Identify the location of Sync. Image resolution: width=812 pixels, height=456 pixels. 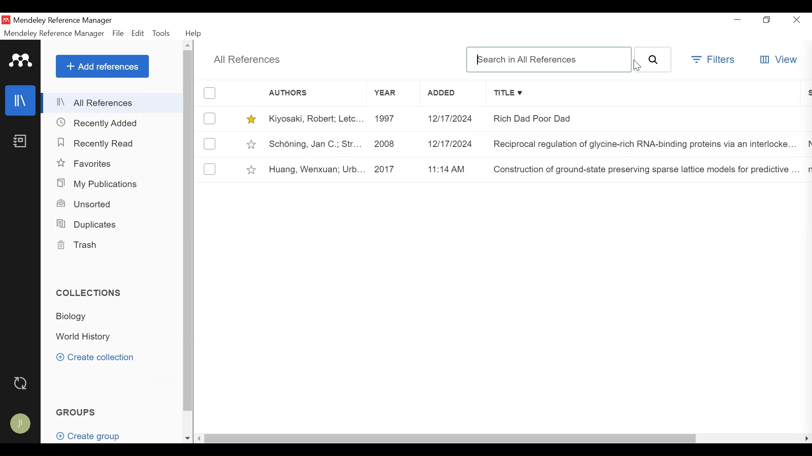
(22, 383).